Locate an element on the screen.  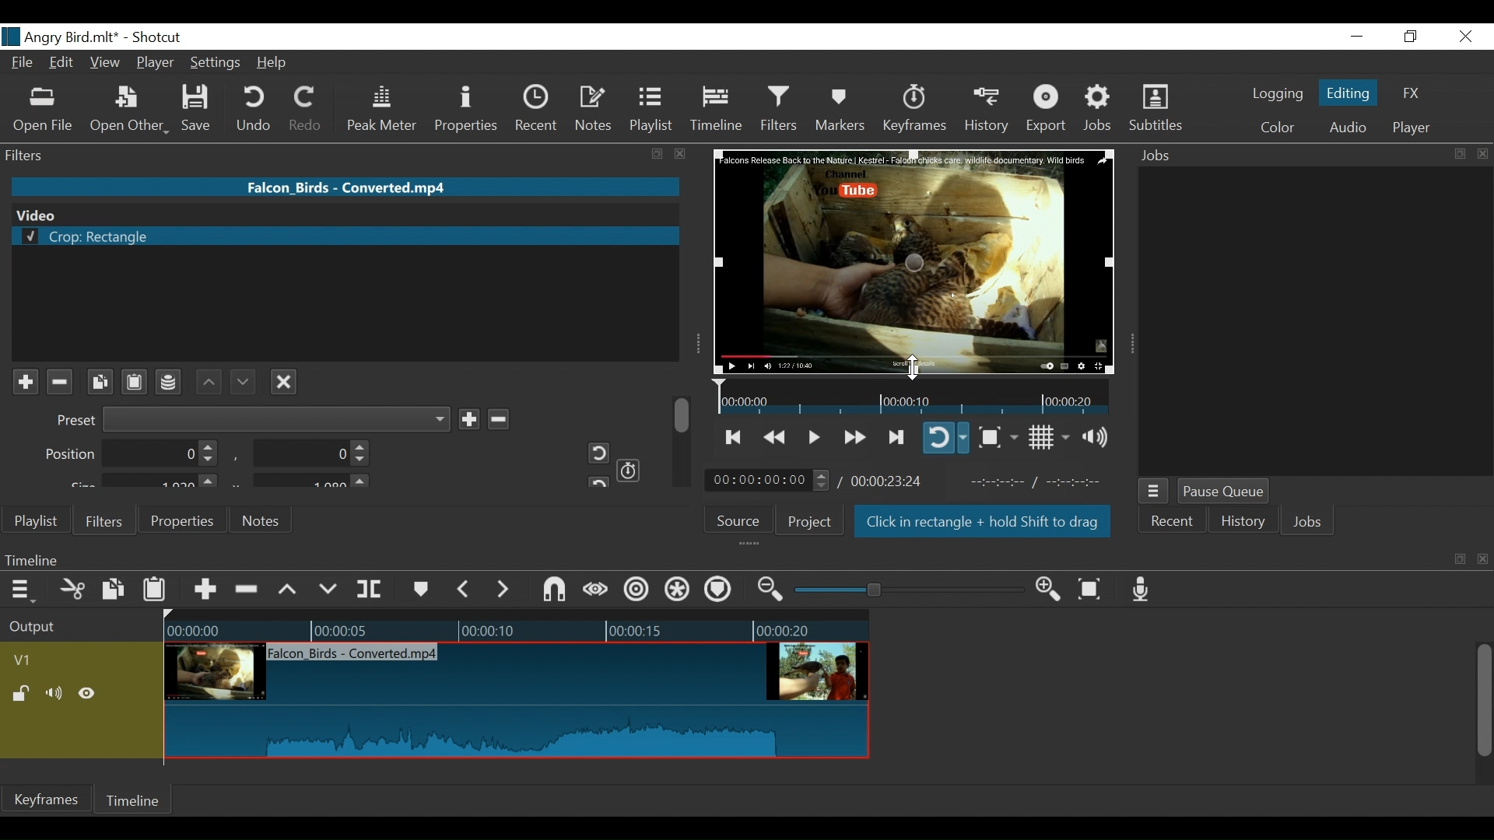
Timeline is located at coordinates (516, 627).